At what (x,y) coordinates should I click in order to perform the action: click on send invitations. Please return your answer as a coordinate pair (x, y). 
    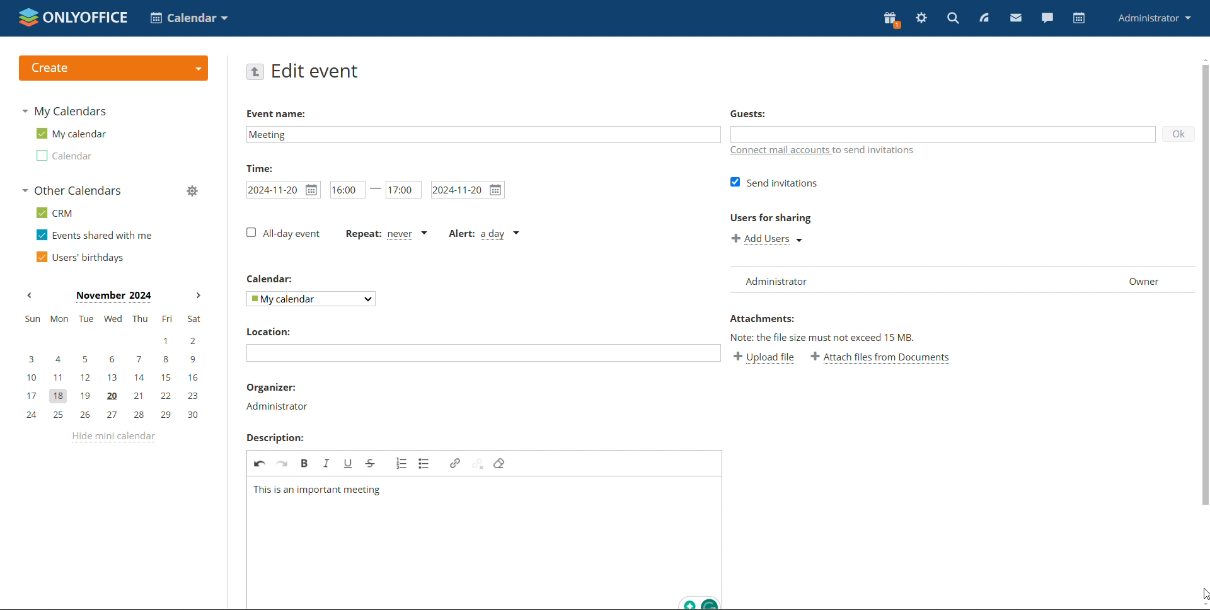
    Looking at the image, I should click on (773, 183).